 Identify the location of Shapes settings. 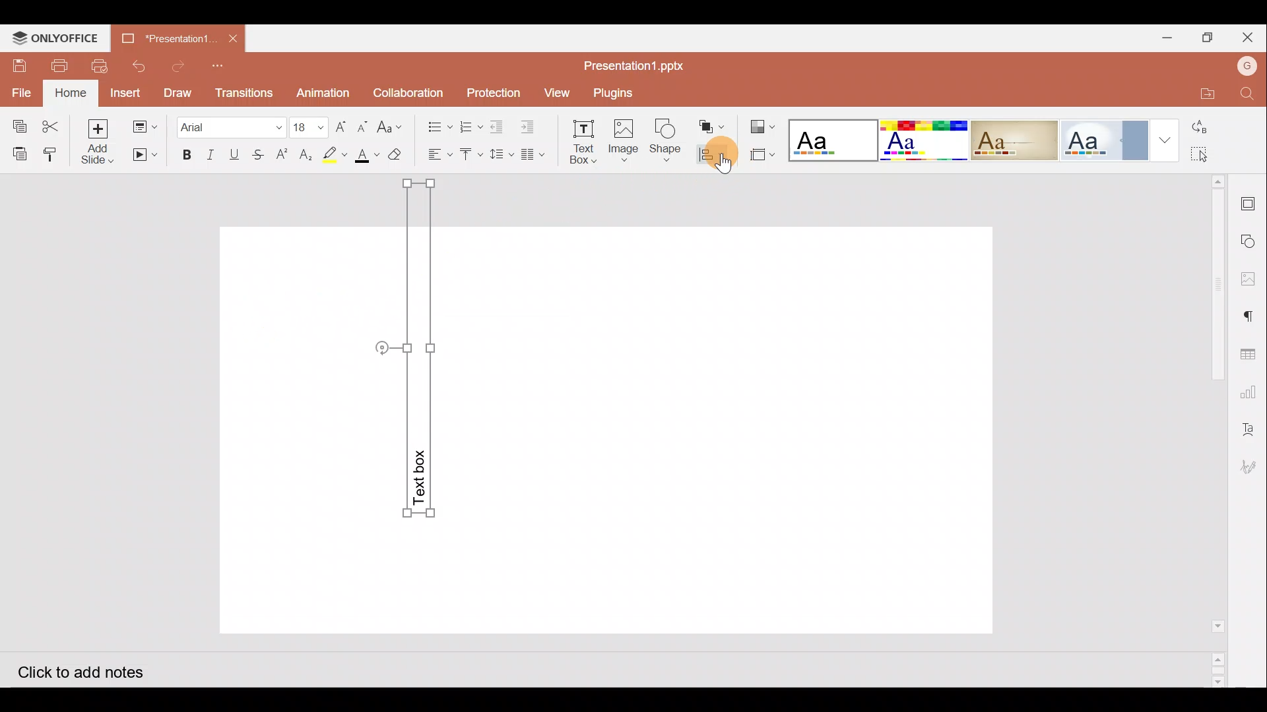
(1251, 243).